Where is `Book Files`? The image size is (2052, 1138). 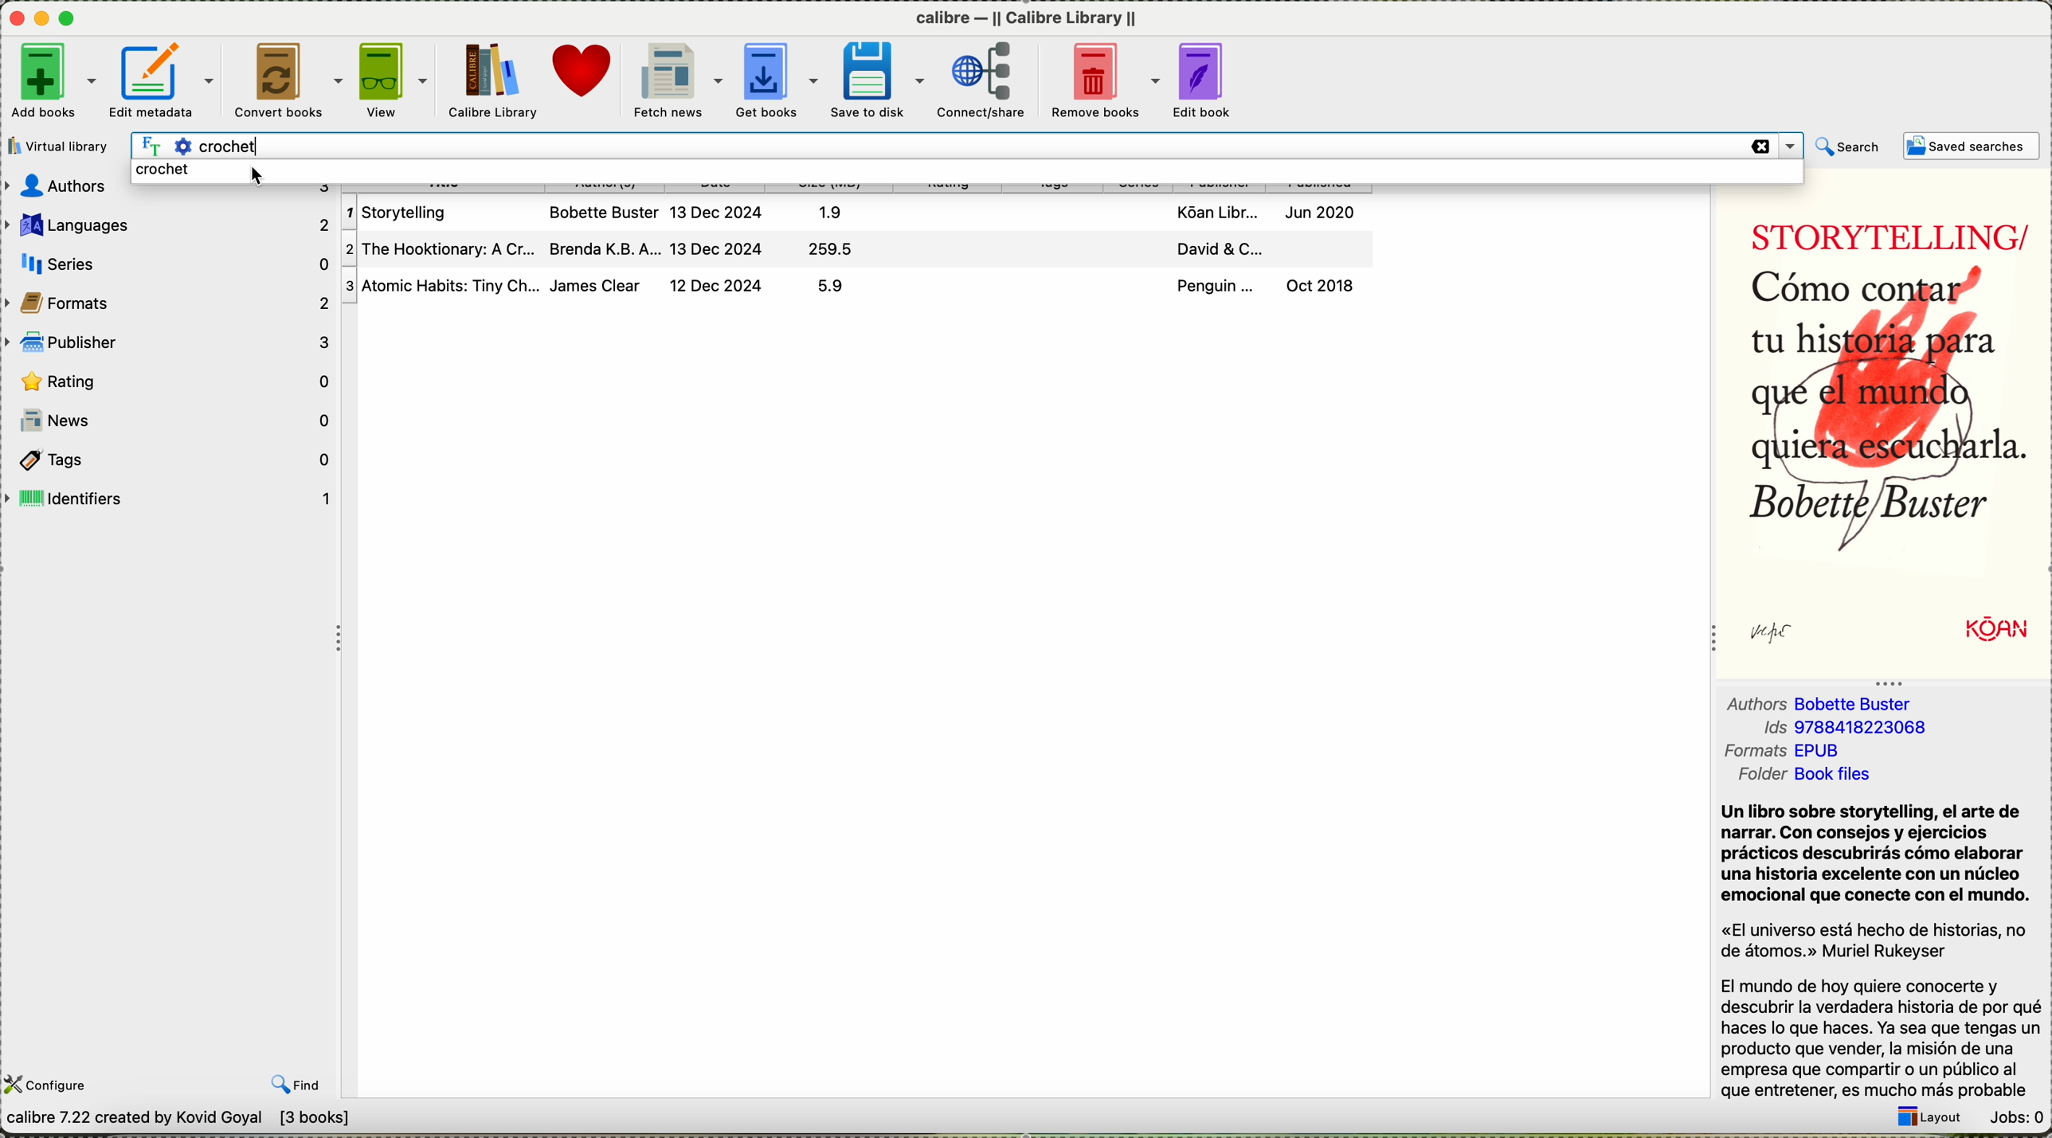
Book Files is located at coordinates (1835, 776).